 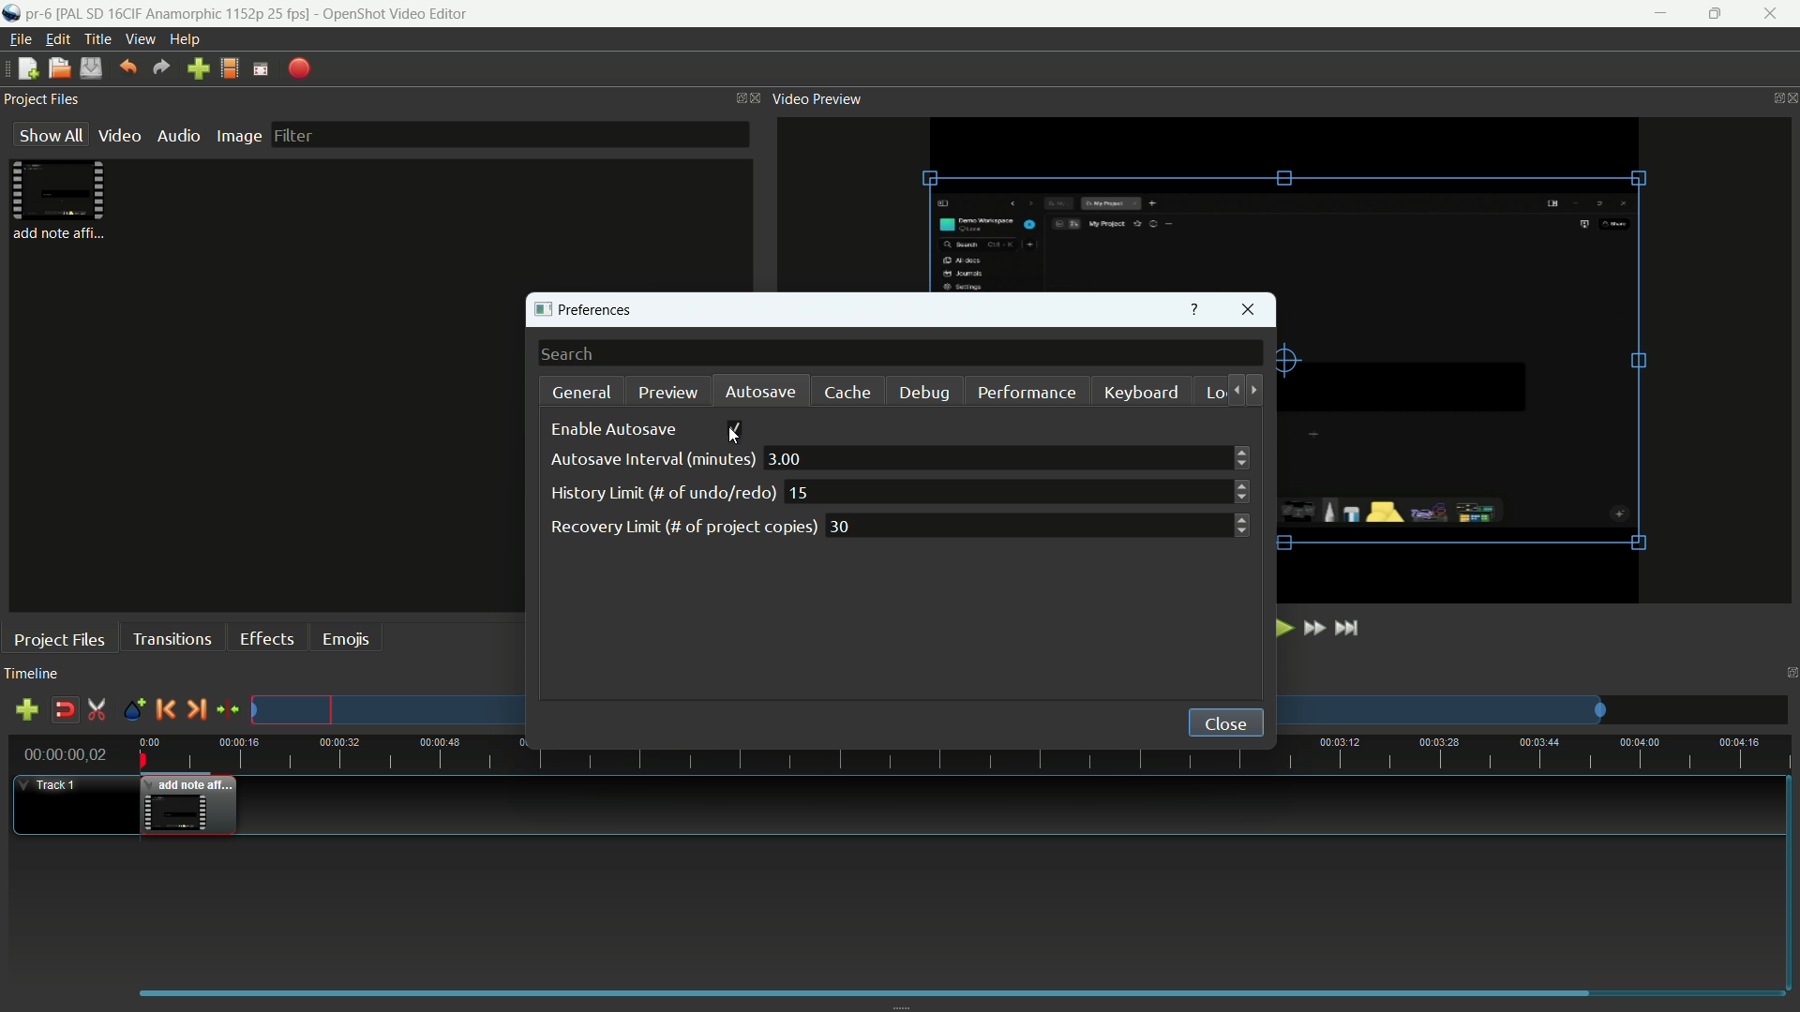 What do you see at coordinates (1772, 14) in the screenshot?
I see `close app` at bounding box center [1772, 14].